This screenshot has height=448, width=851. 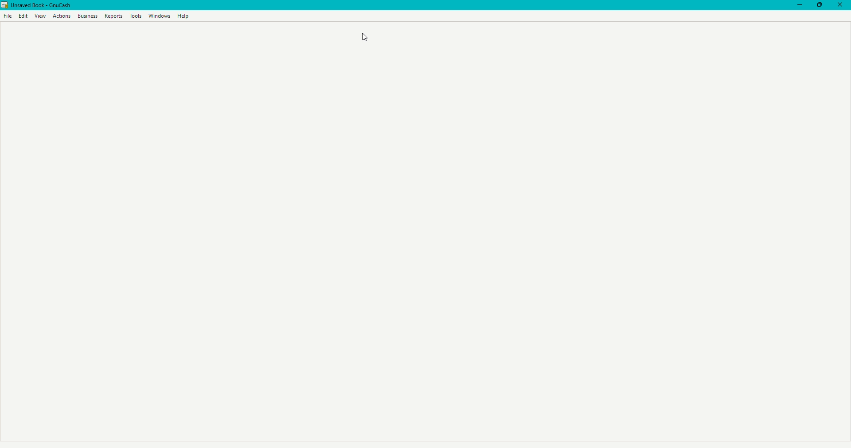 I want to click on Minimize, so click(x=798, y=5).